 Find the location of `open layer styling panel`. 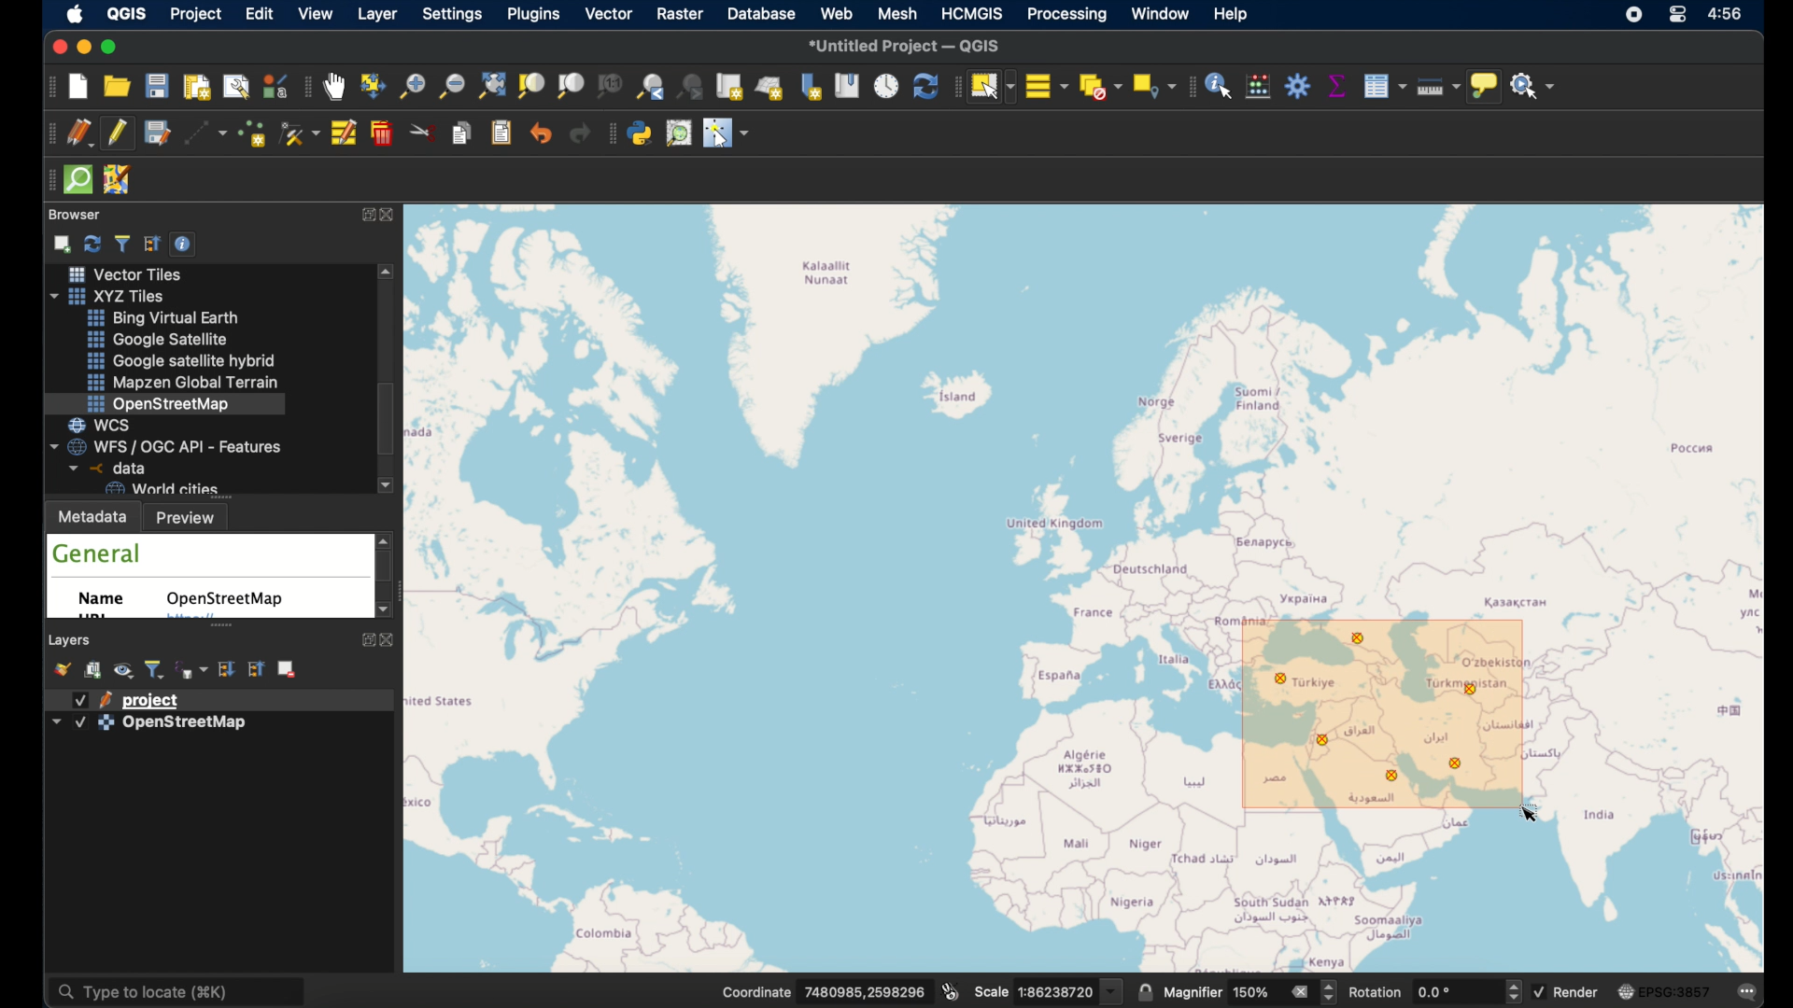

open layer styling panel is located at coordinates (64, 669).